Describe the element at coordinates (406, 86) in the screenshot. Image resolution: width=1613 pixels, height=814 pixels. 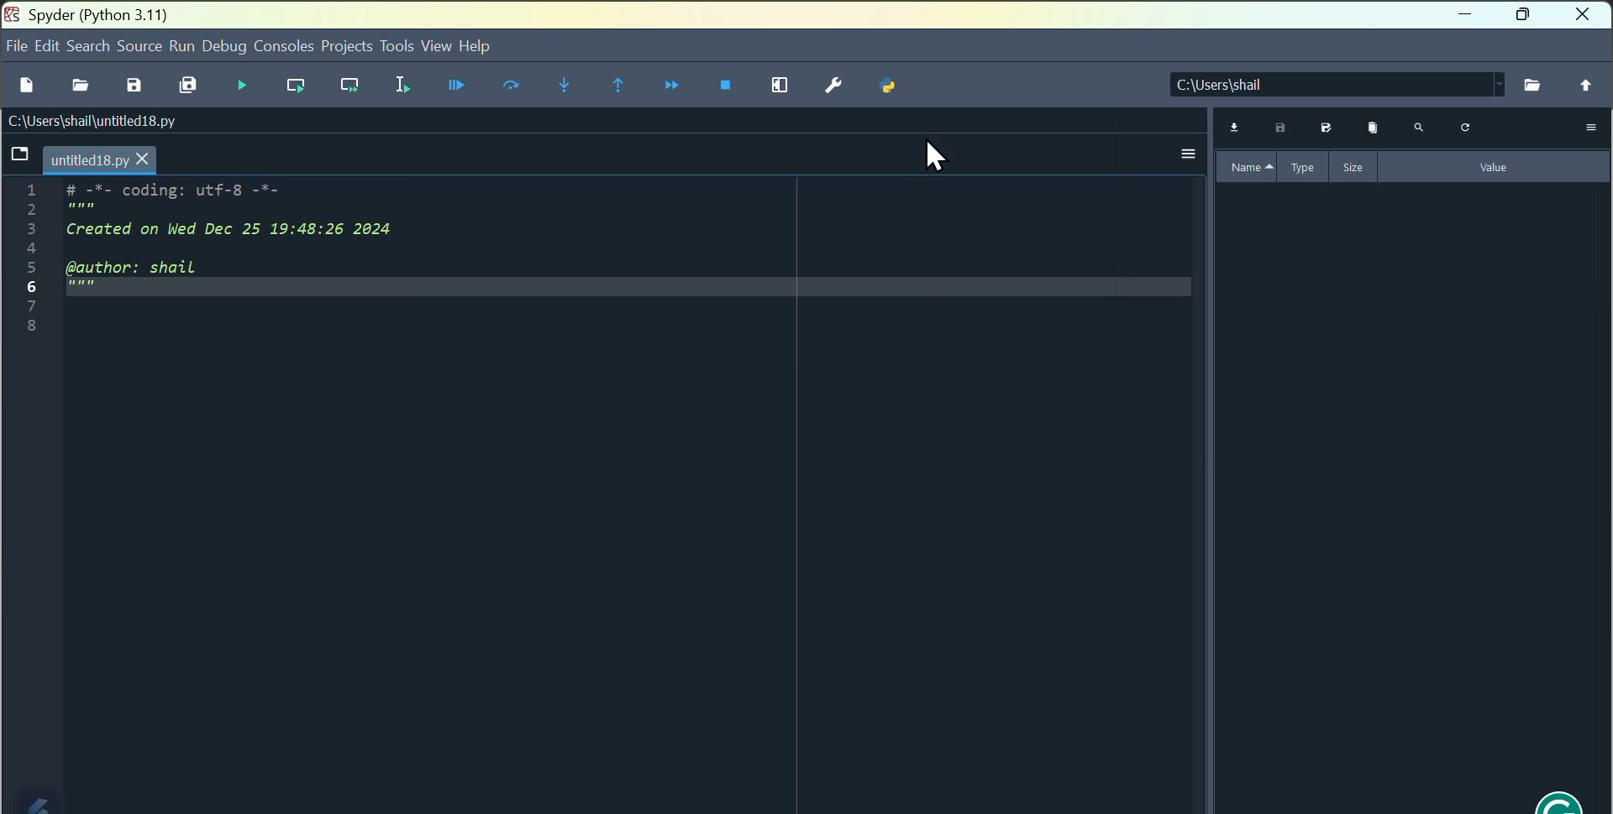
I see `Run selection` at that location.